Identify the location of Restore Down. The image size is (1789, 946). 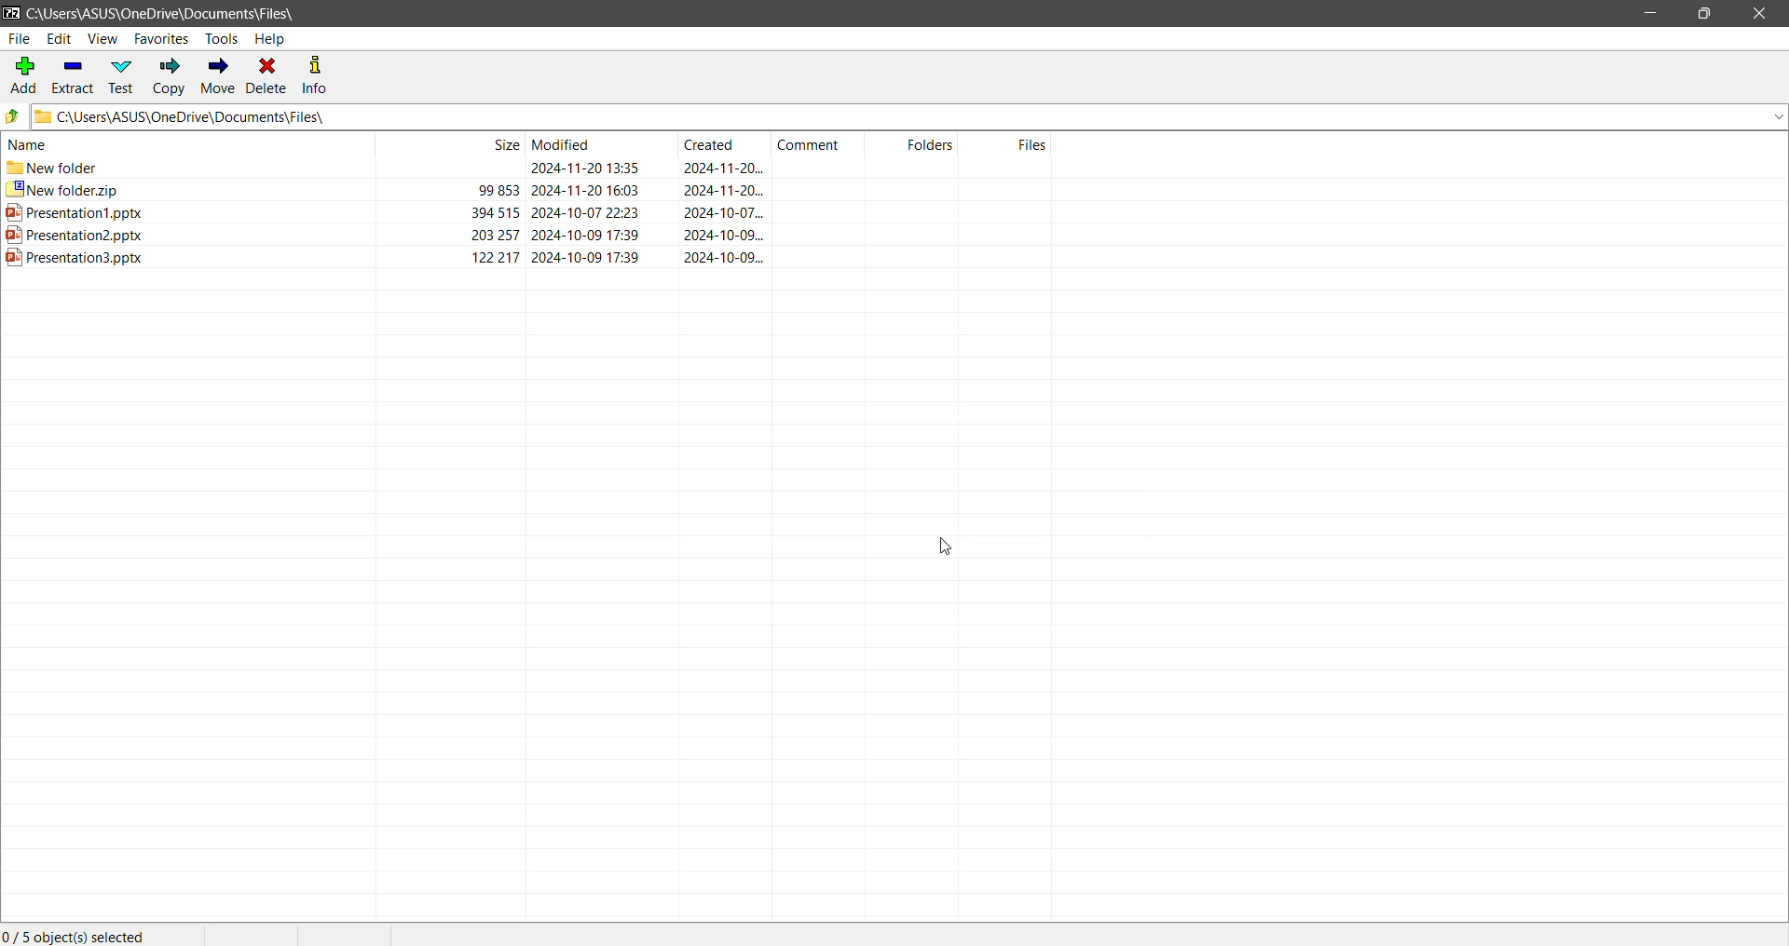
(1706, 16).